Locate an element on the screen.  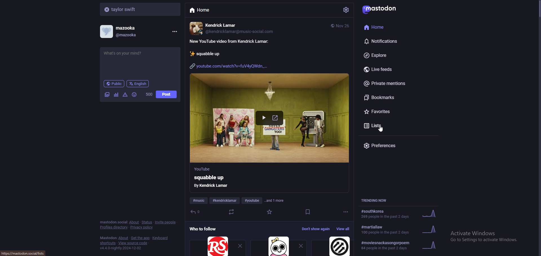
profiles directory is located at coordinates (114, 228).